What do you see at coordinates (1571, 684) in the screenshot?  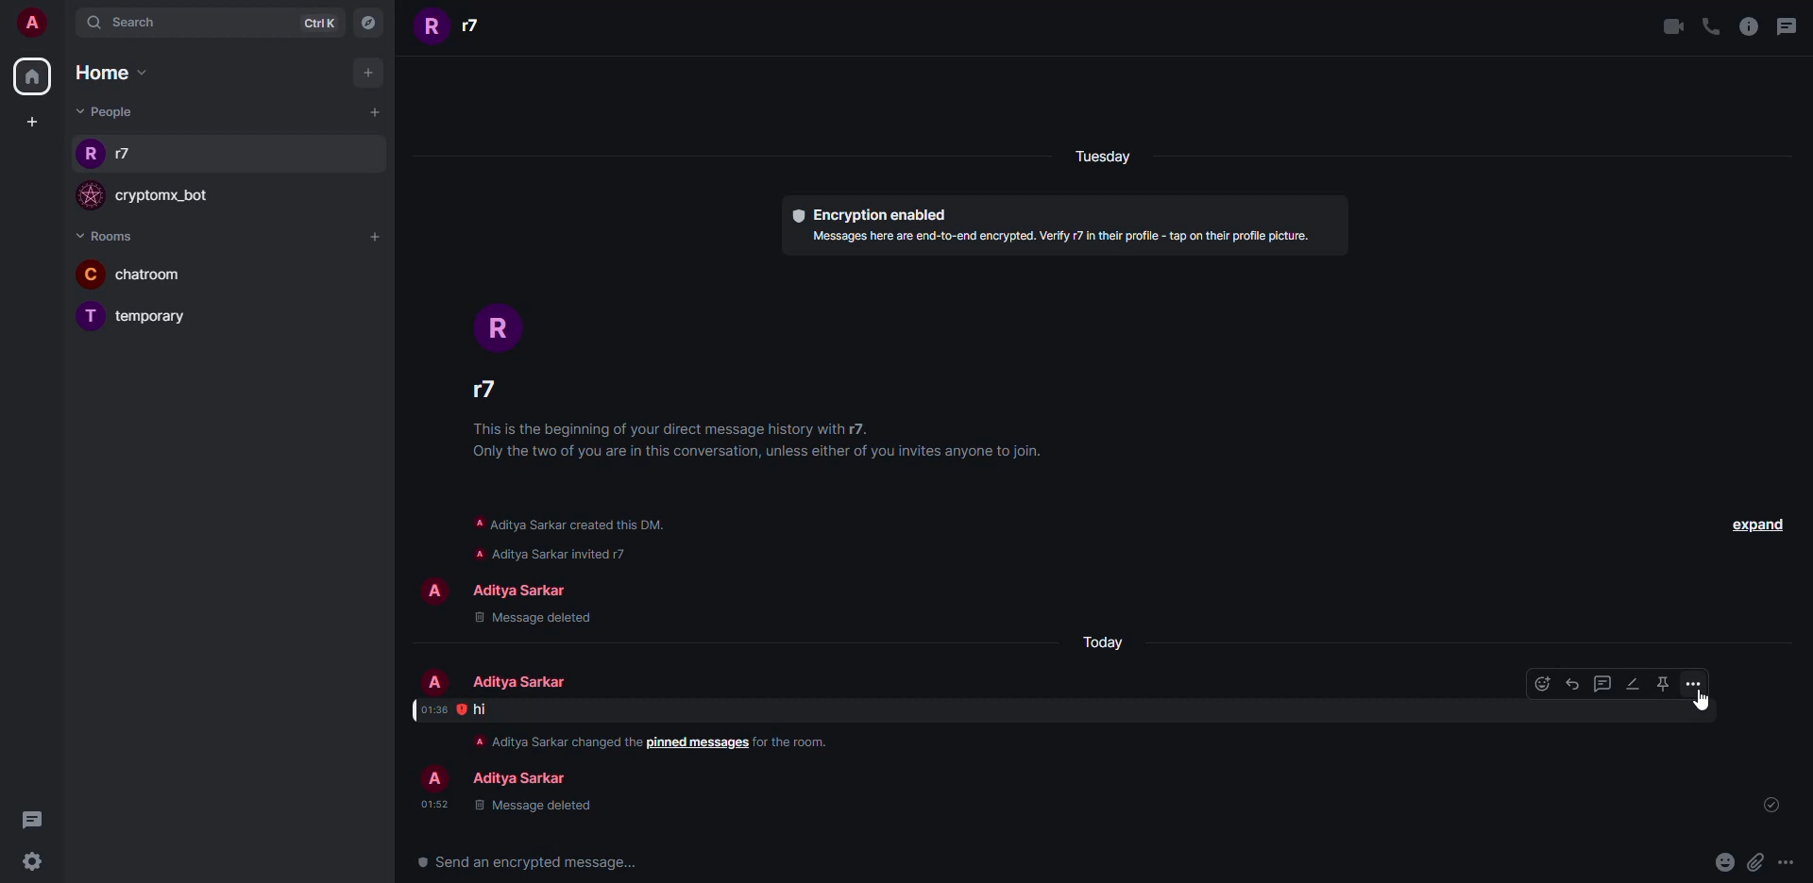 I see `reply` at bounding box center [1571, 684].